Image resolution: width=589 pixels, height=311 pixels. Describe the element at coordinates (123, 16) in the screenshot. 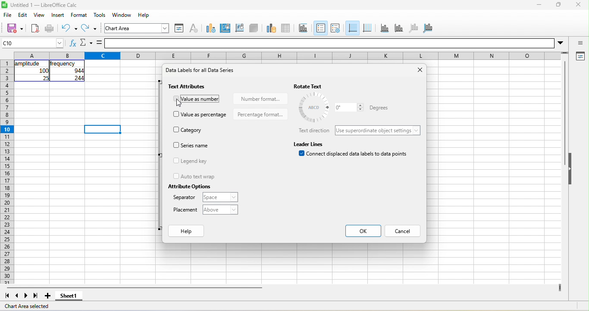

I see `window` at that location.